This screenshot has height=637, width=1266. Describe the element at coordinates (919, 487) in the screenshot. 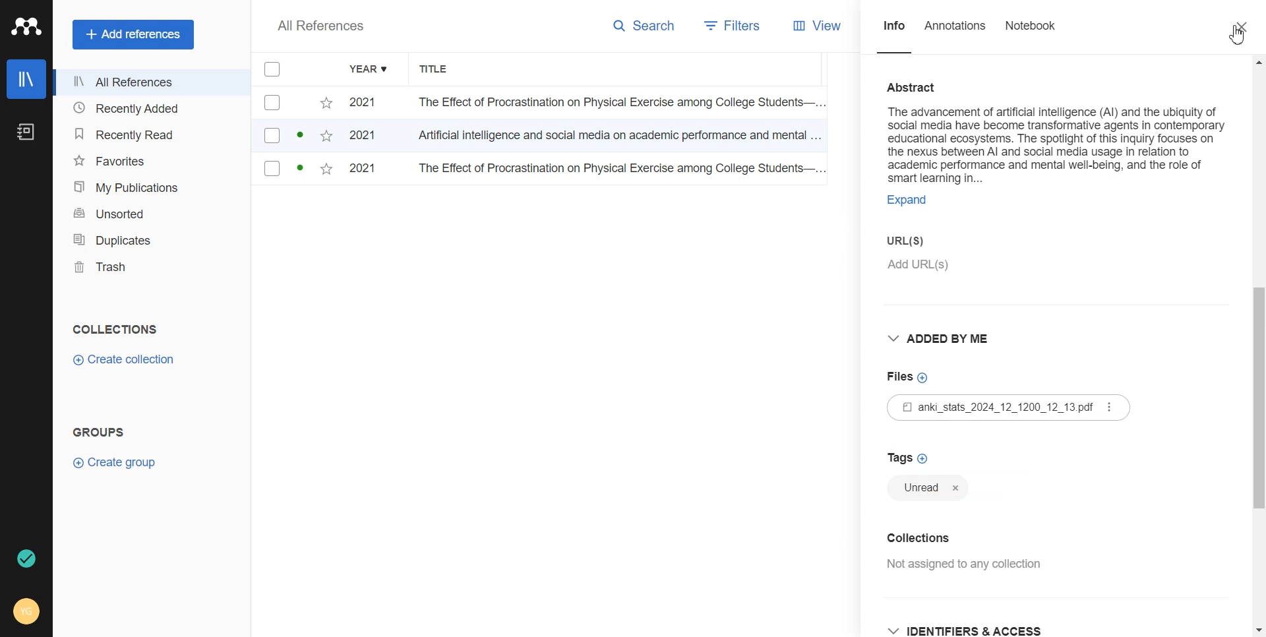

I see `Unread` at that location.